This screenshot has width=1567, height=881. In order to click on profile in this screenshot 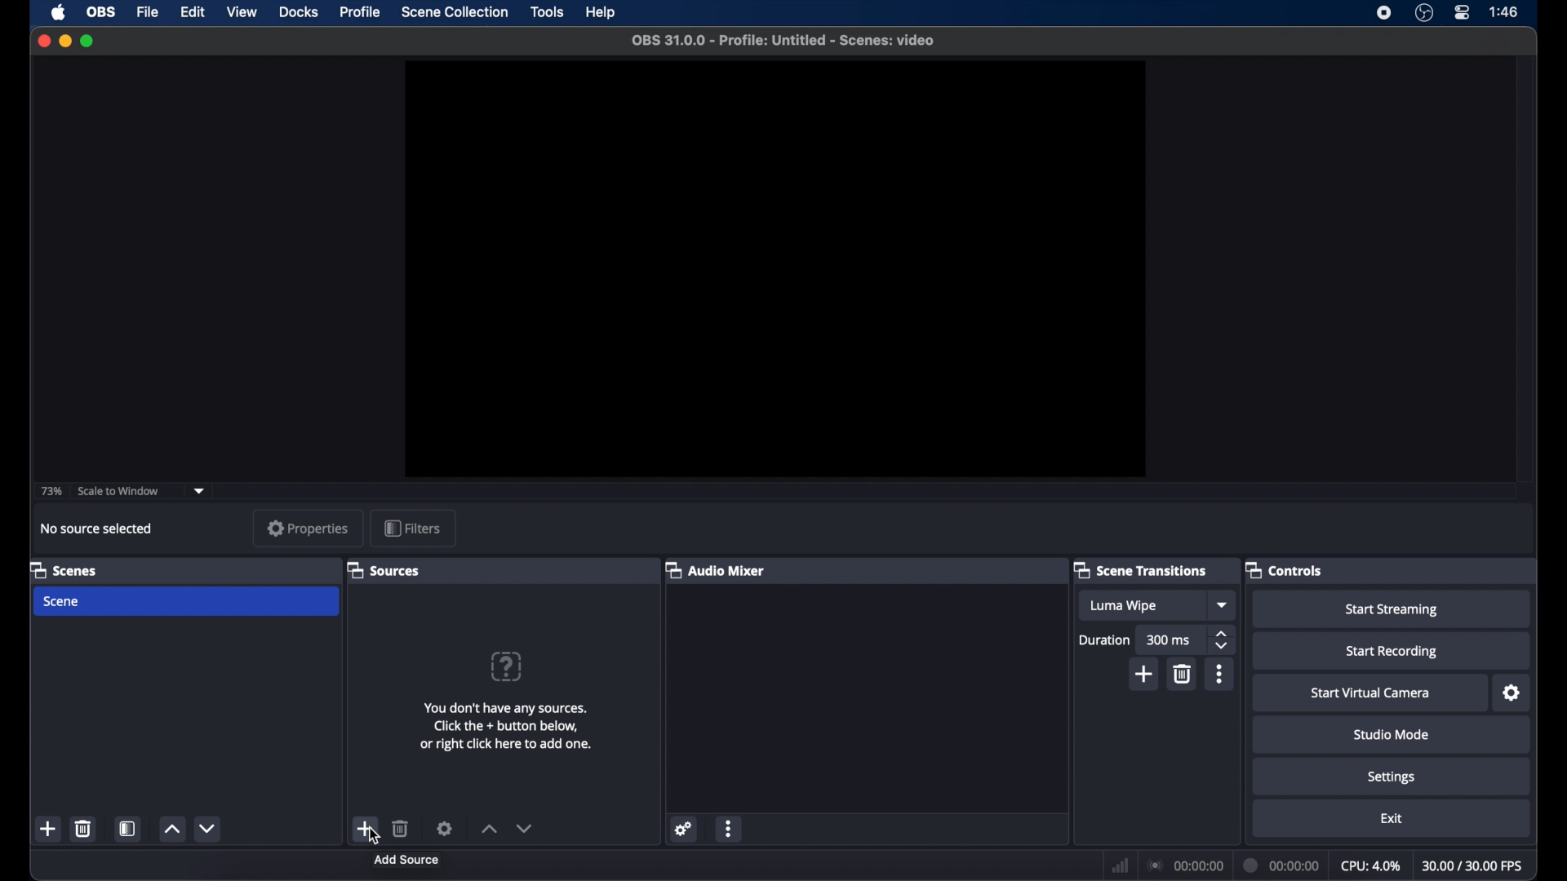, I will do `click(361, 12)`.